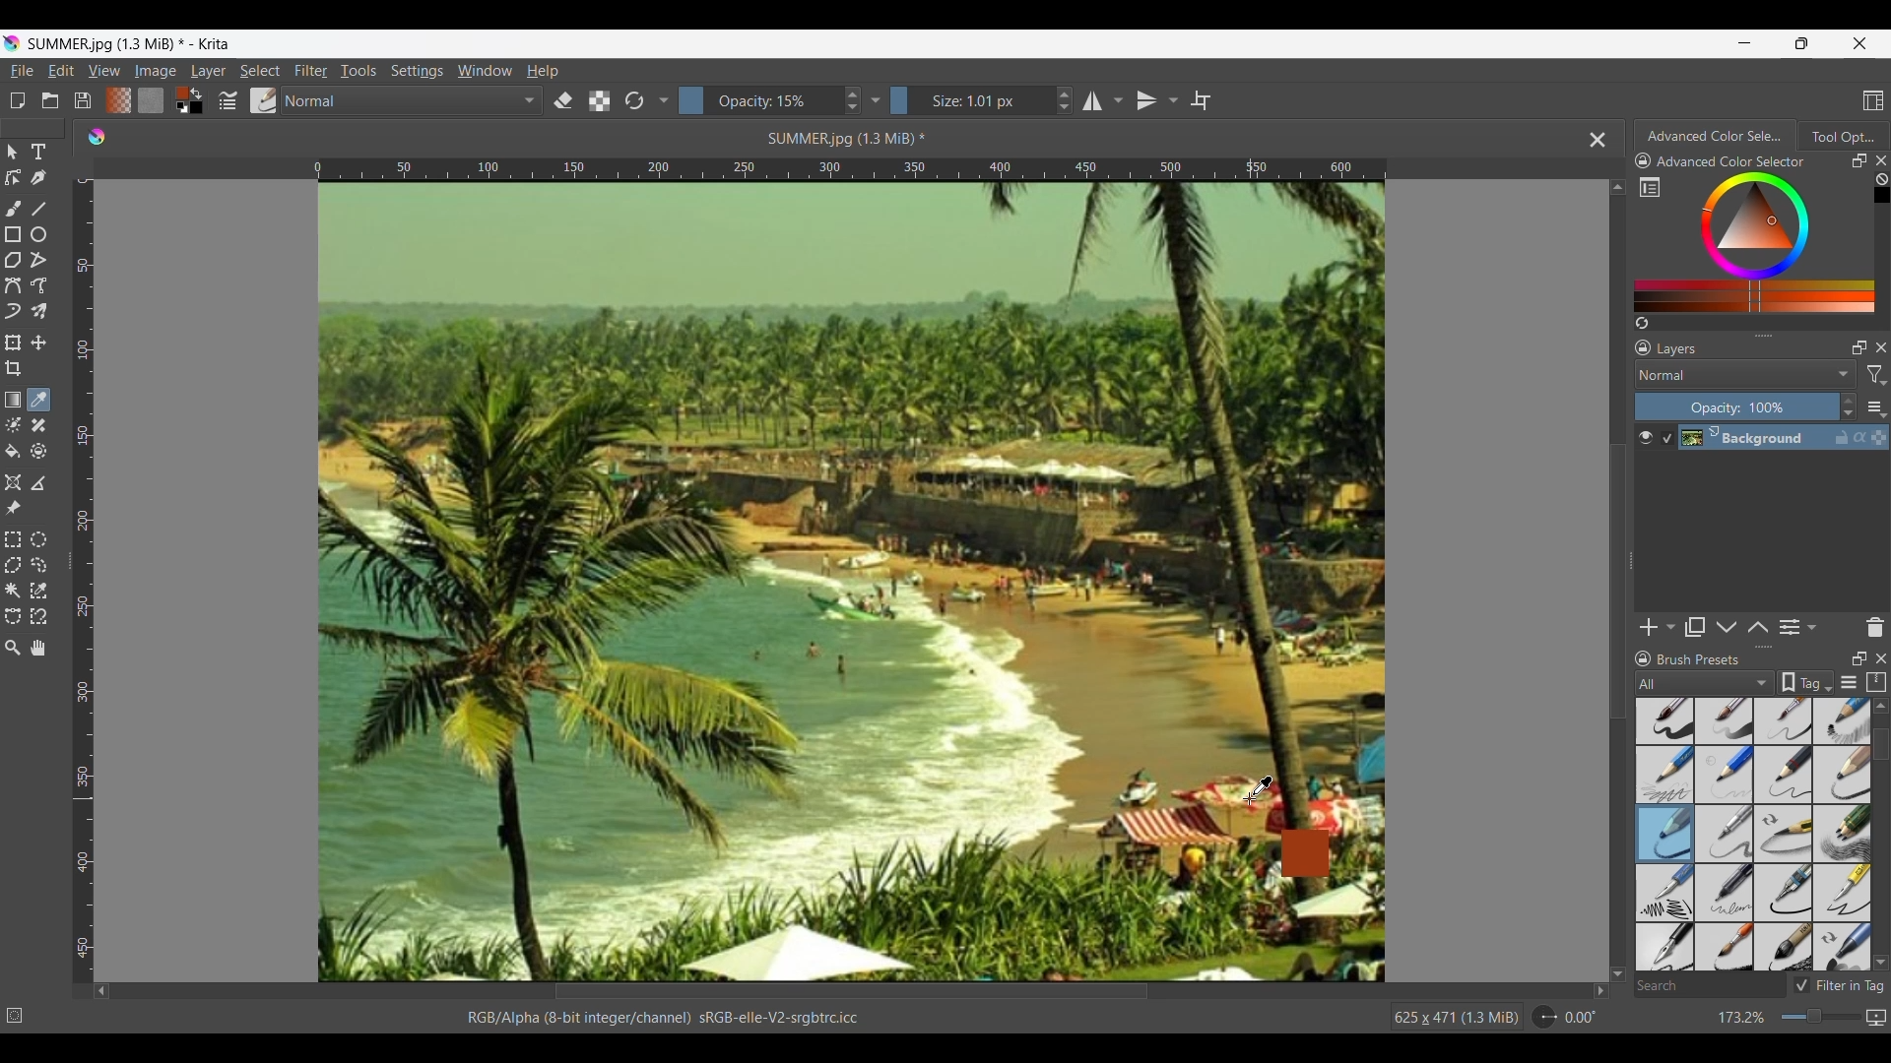 Image resolution: width=1891 pixels, height=1063 pixels. What do you see at coordinates (1678, 349) in the screenshot?
I see `Layers` at bounding box center [1678, 349].